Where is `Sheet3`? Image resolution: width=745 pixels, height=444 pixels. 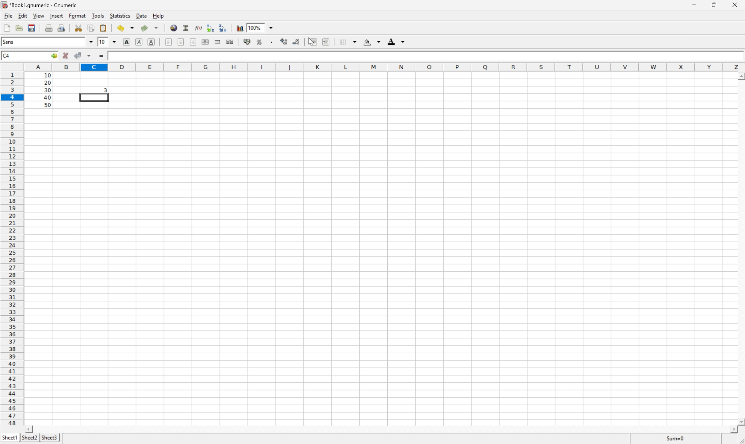 Sheet3 is located at coordinates (51, 437).